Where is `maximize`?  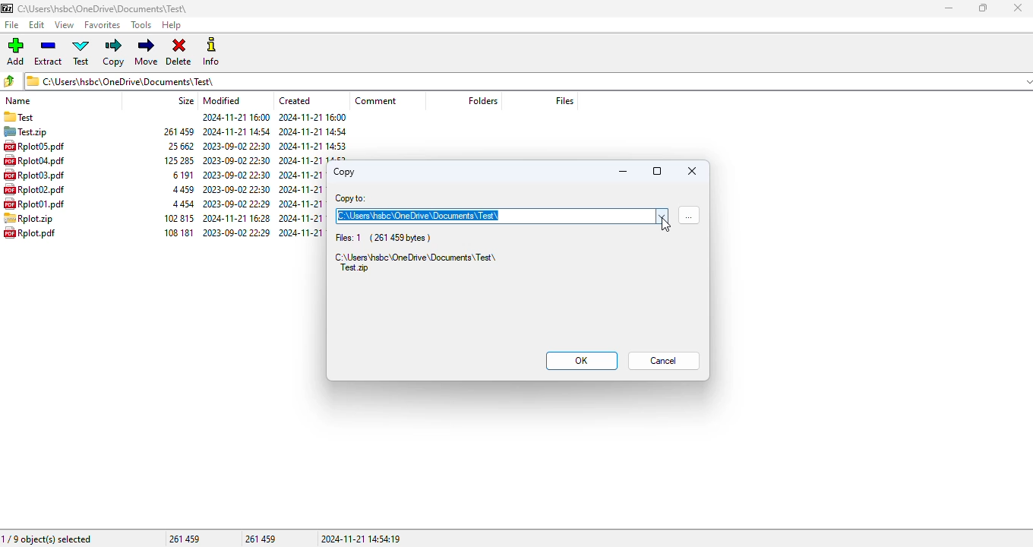
maximize is located at coordinates (657, 171).